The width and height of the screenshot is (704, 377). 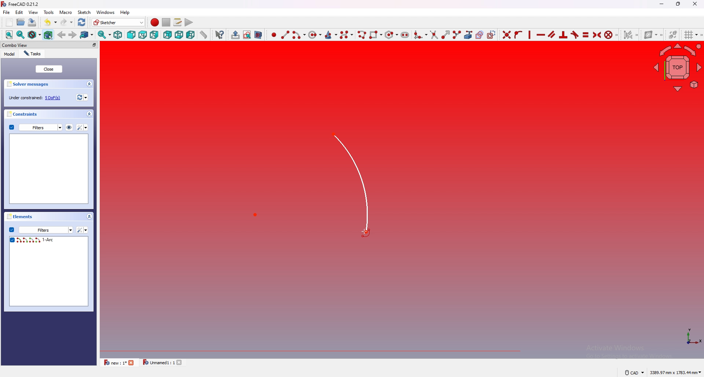 What do you see at coordinates (67, 22) in the screenshot?
I see `redo` at bounding box center [67, 22].